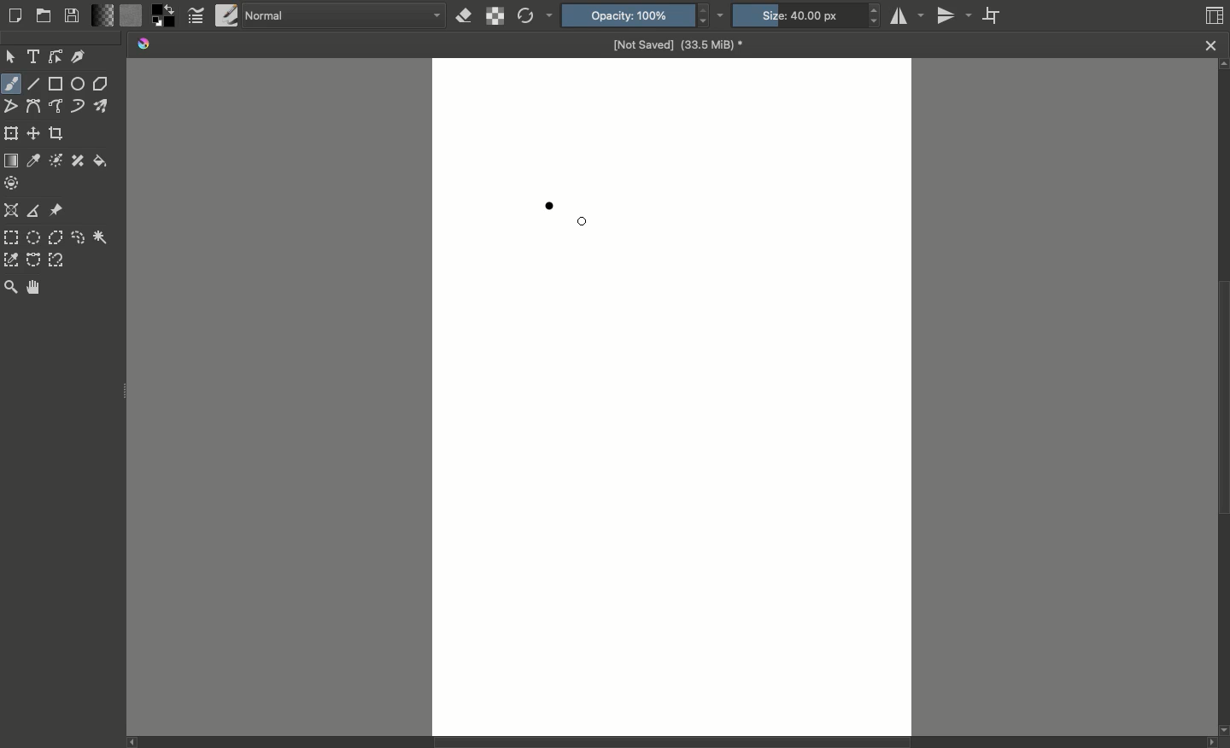 The height and width of the screenshot is (748, 1230). What do you see at coordinates (1222, 728) in the screenshot?
I see `scroll down` at bounding box center [1222, 728].